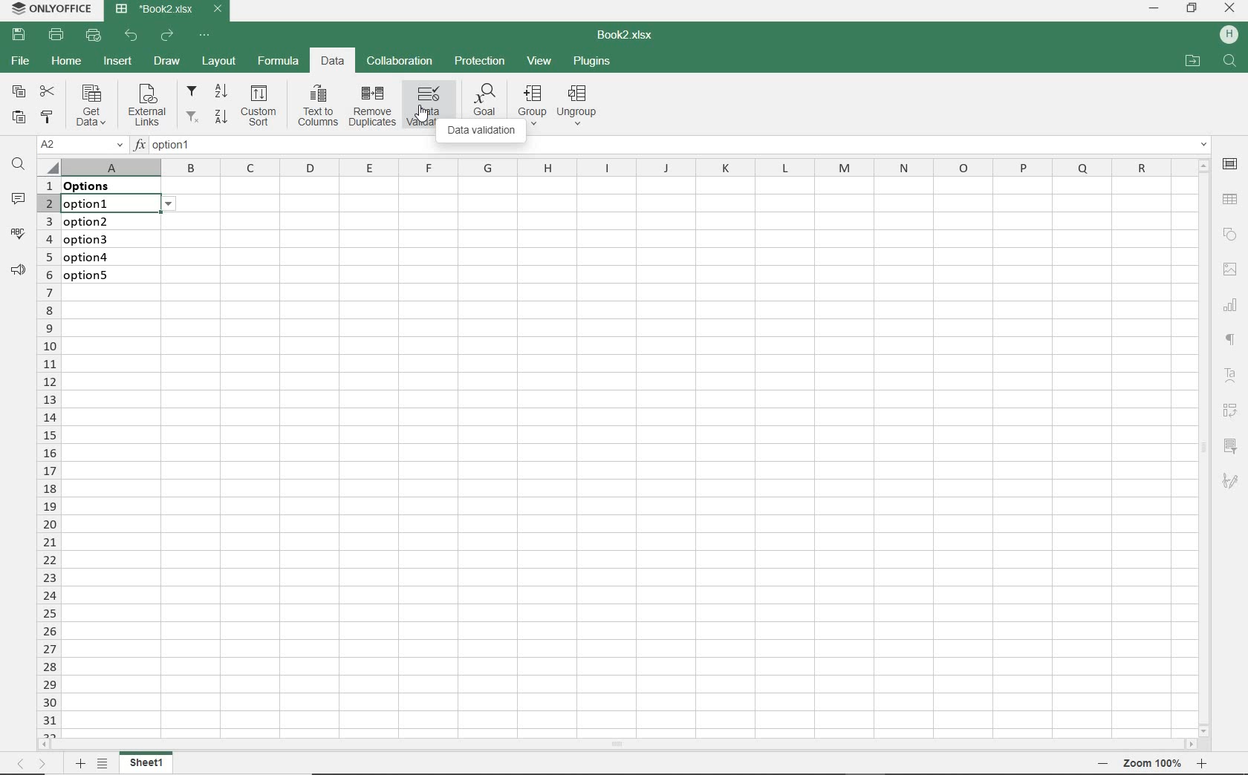 The height and width of the screenshot is (775, 1248). I want to click on FIND, so click(17, 164).